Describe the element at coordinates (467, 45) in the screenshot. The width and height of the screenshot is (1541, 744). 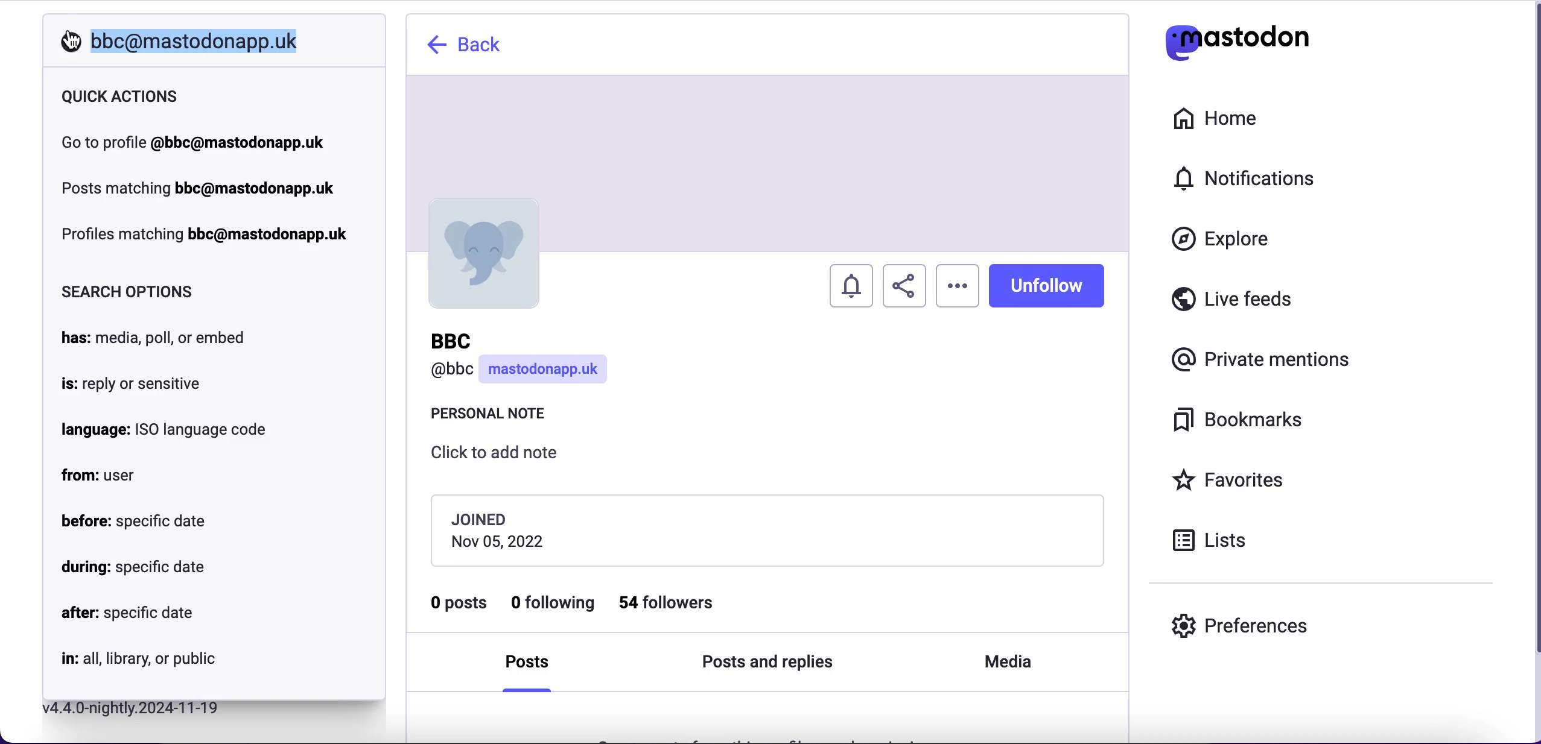
I see `back` at that location.